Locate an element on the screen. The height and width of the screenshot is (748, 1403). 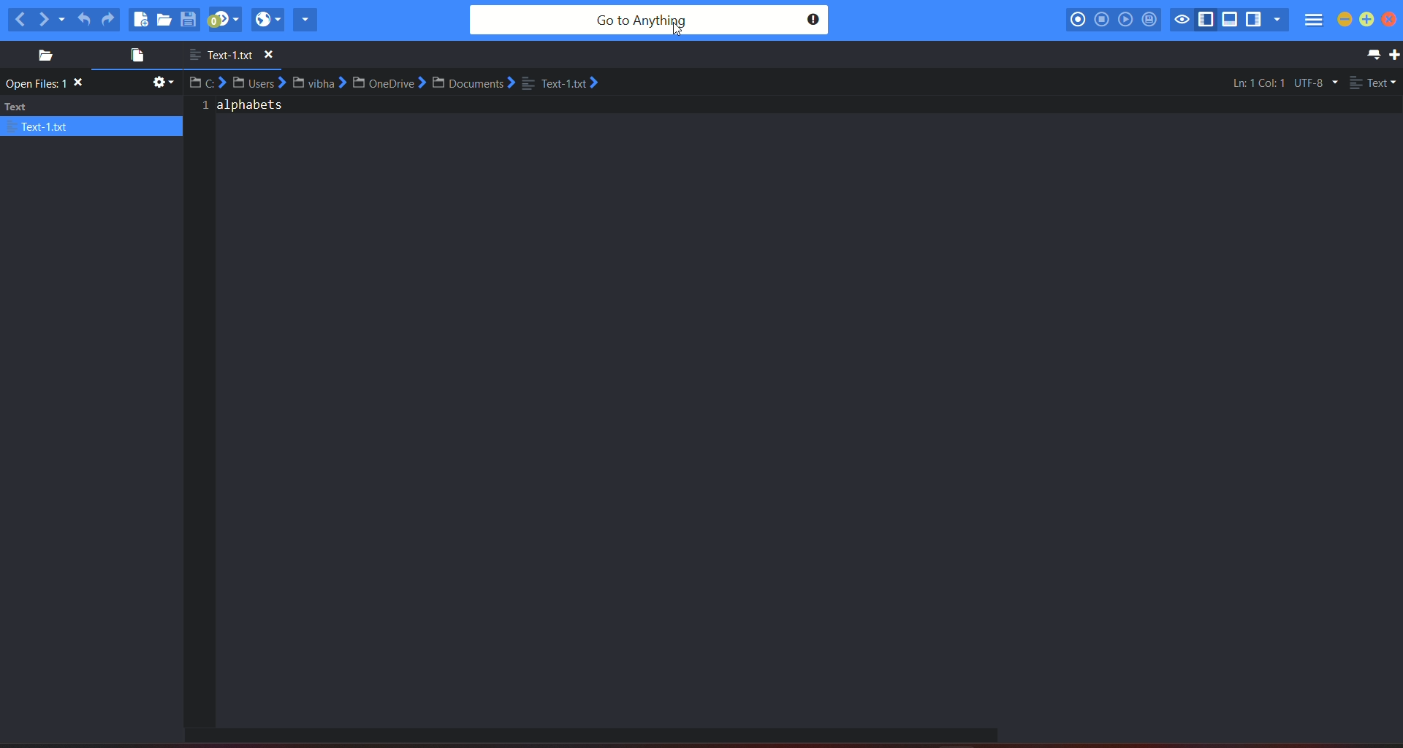
new file is located at coordinates (140, 19).